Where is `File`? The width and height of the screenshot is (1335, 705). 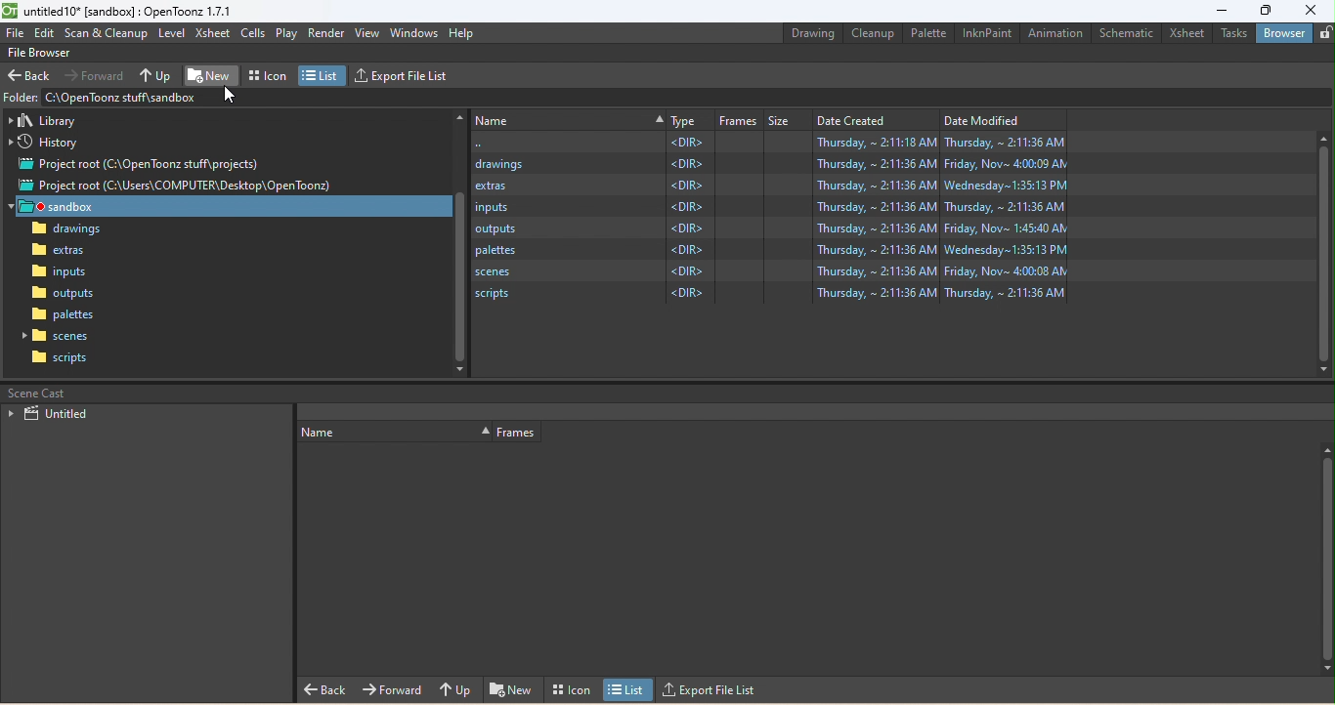
File is located at coordinates (16, 34).